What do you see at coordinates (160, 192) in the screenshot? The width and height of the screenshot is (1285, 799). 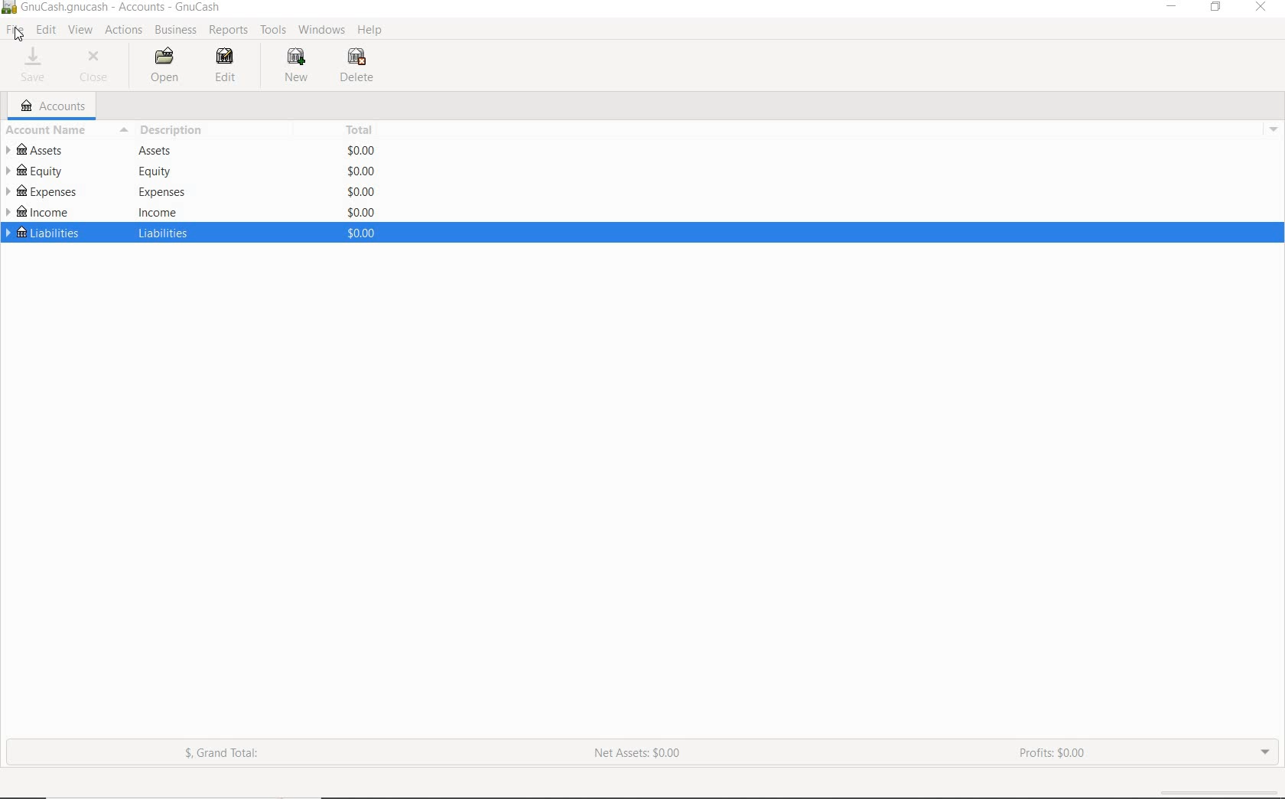 I see `expenses` at bounding box center [160, 192].